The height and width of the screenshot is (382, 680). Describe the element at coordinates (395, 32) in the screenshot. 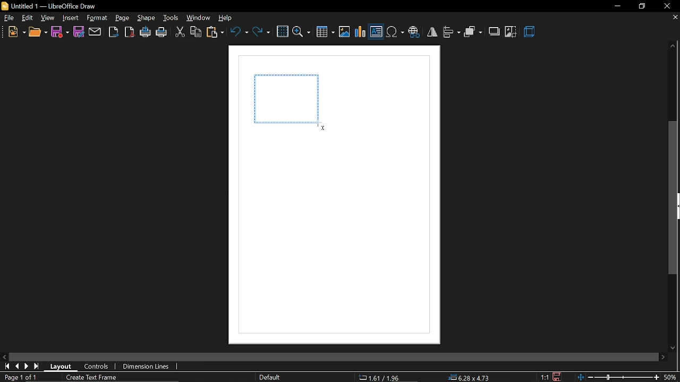

I see `insert symbol` at that location.